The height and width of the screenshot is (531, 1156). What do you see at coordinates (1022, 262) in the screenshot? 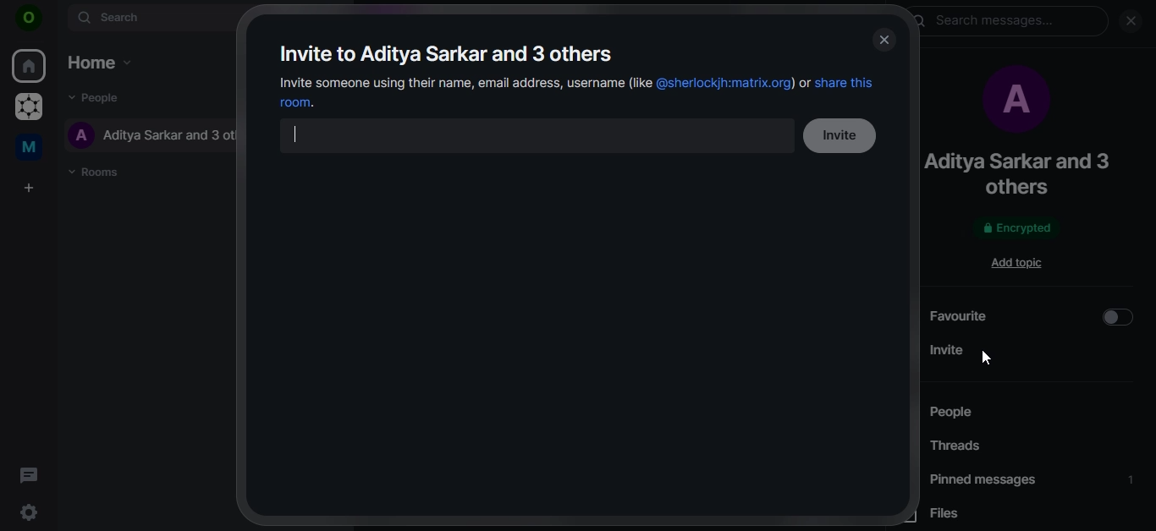
I see `add topic` at bounding box center [1022, 262].